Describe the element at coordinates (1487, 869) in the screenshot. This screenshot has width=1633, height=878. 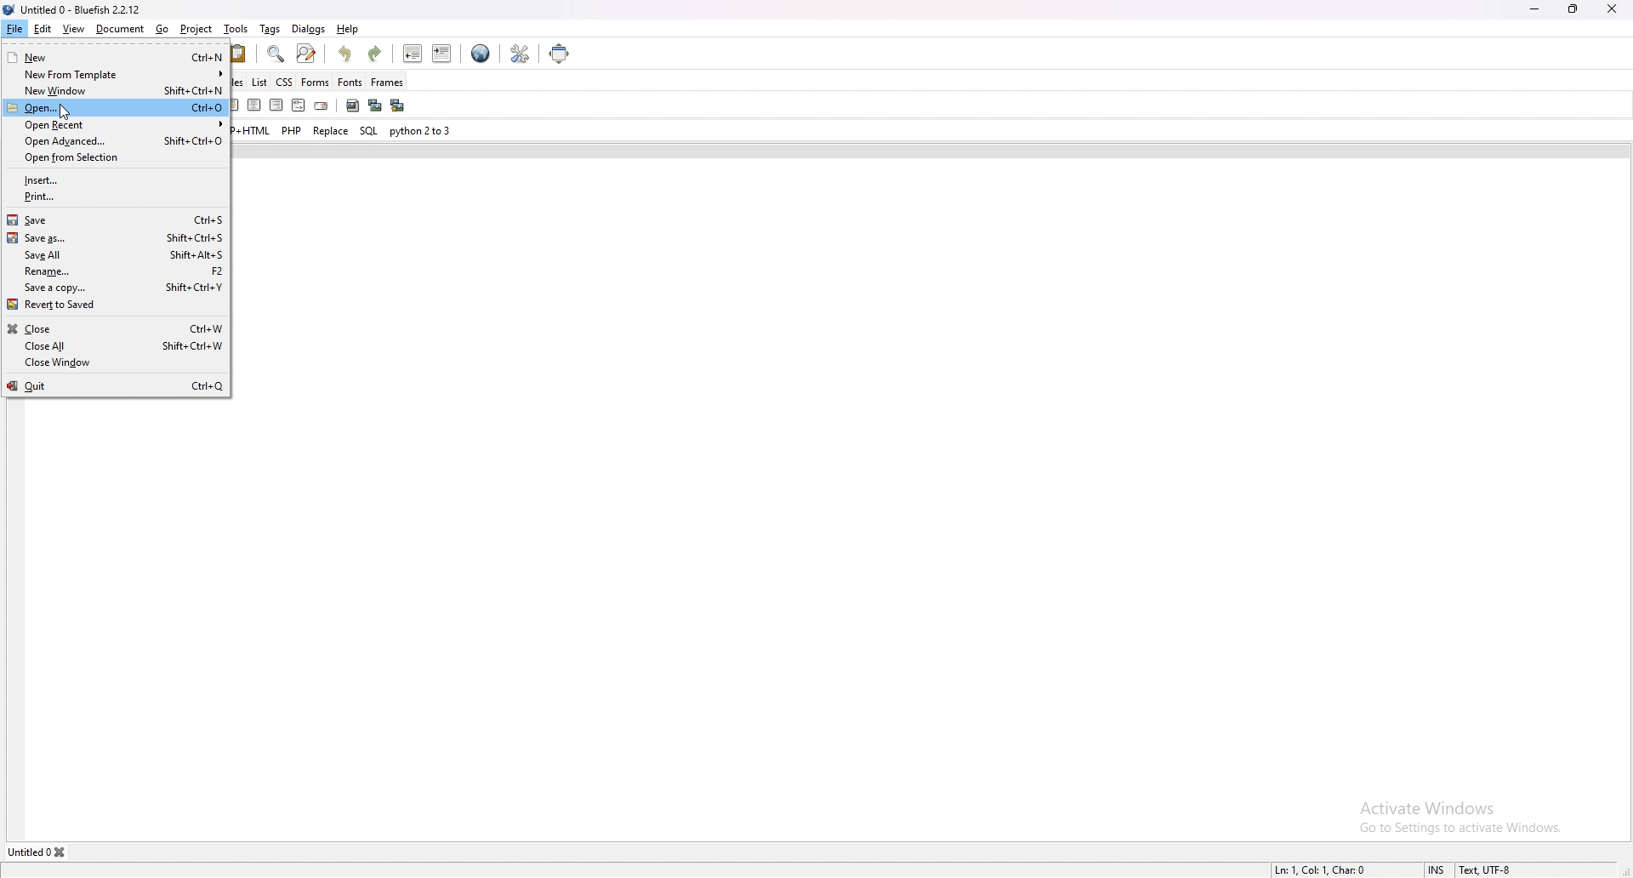
I see `Text, UTF-8` at that location.